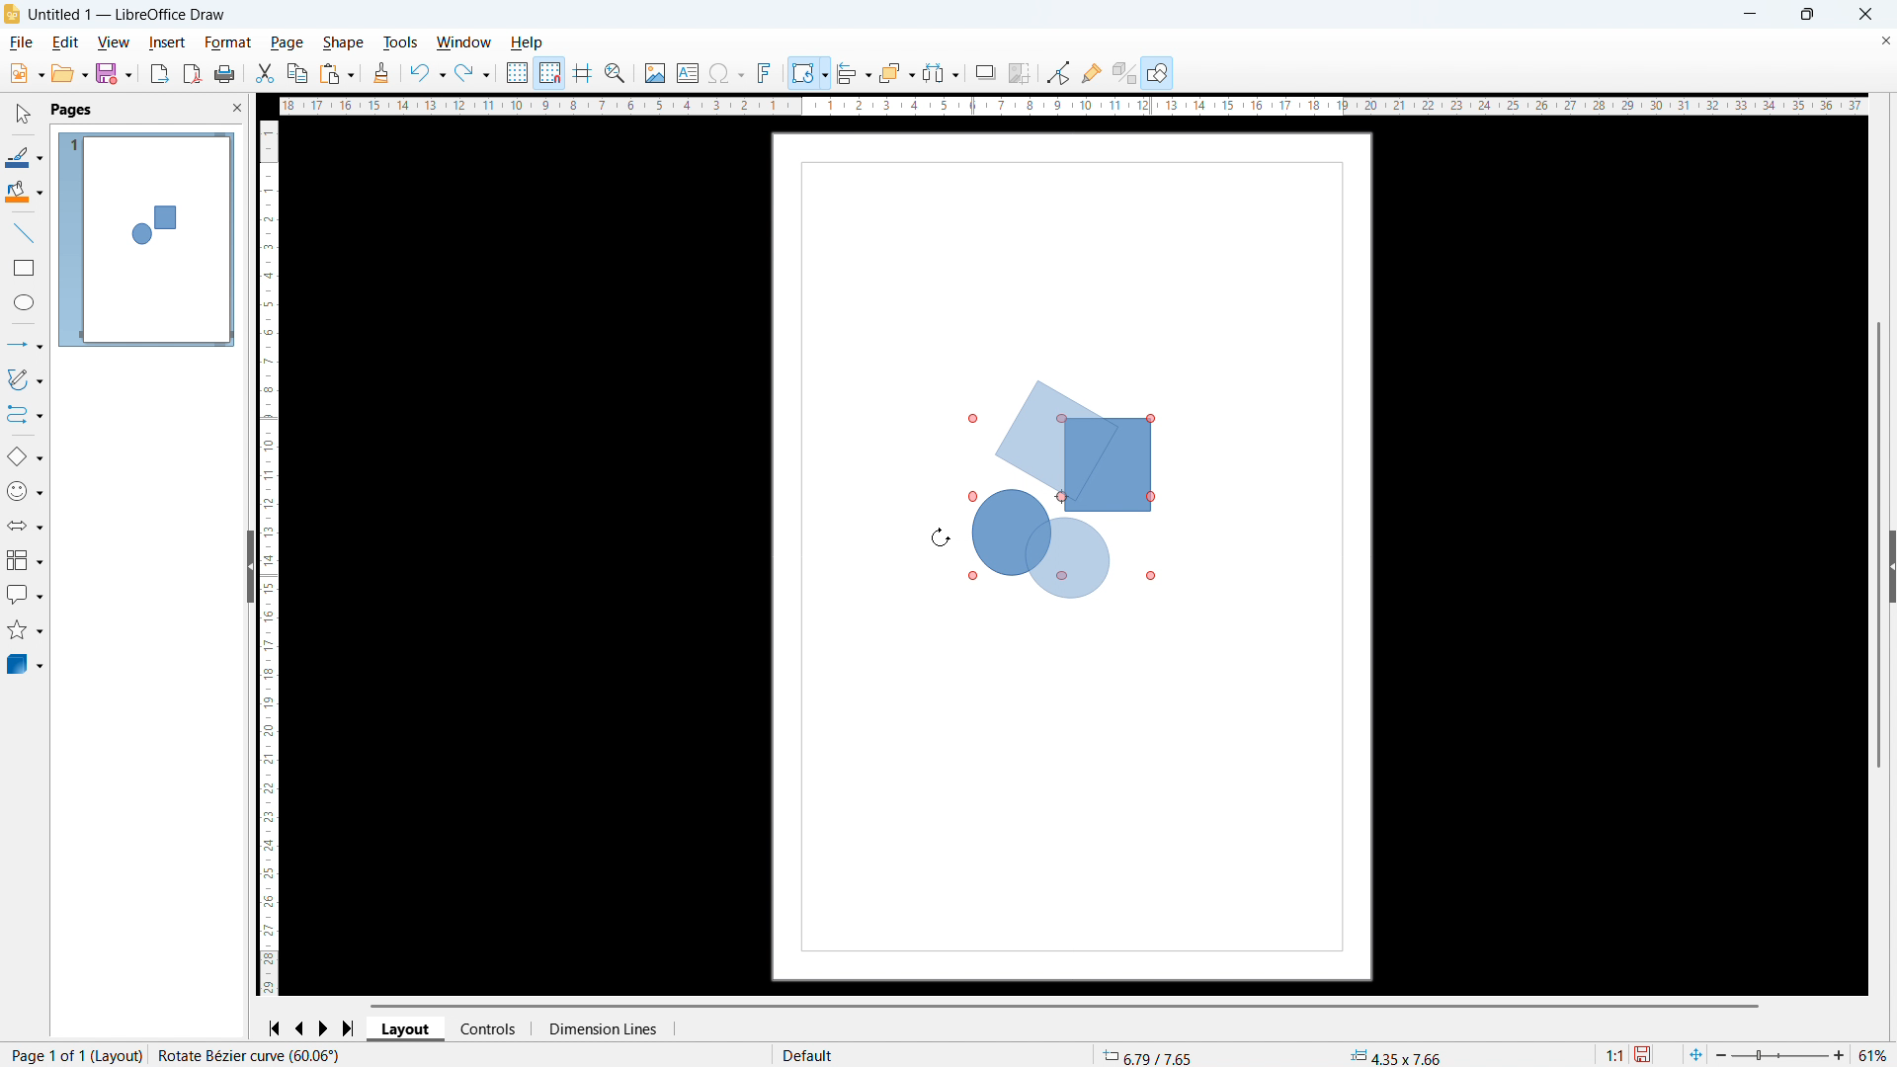 This screenshot has height=1067, width=1897. Describe the element at coordinates (116, 74) in the screenshot. I see `save ` at that location.